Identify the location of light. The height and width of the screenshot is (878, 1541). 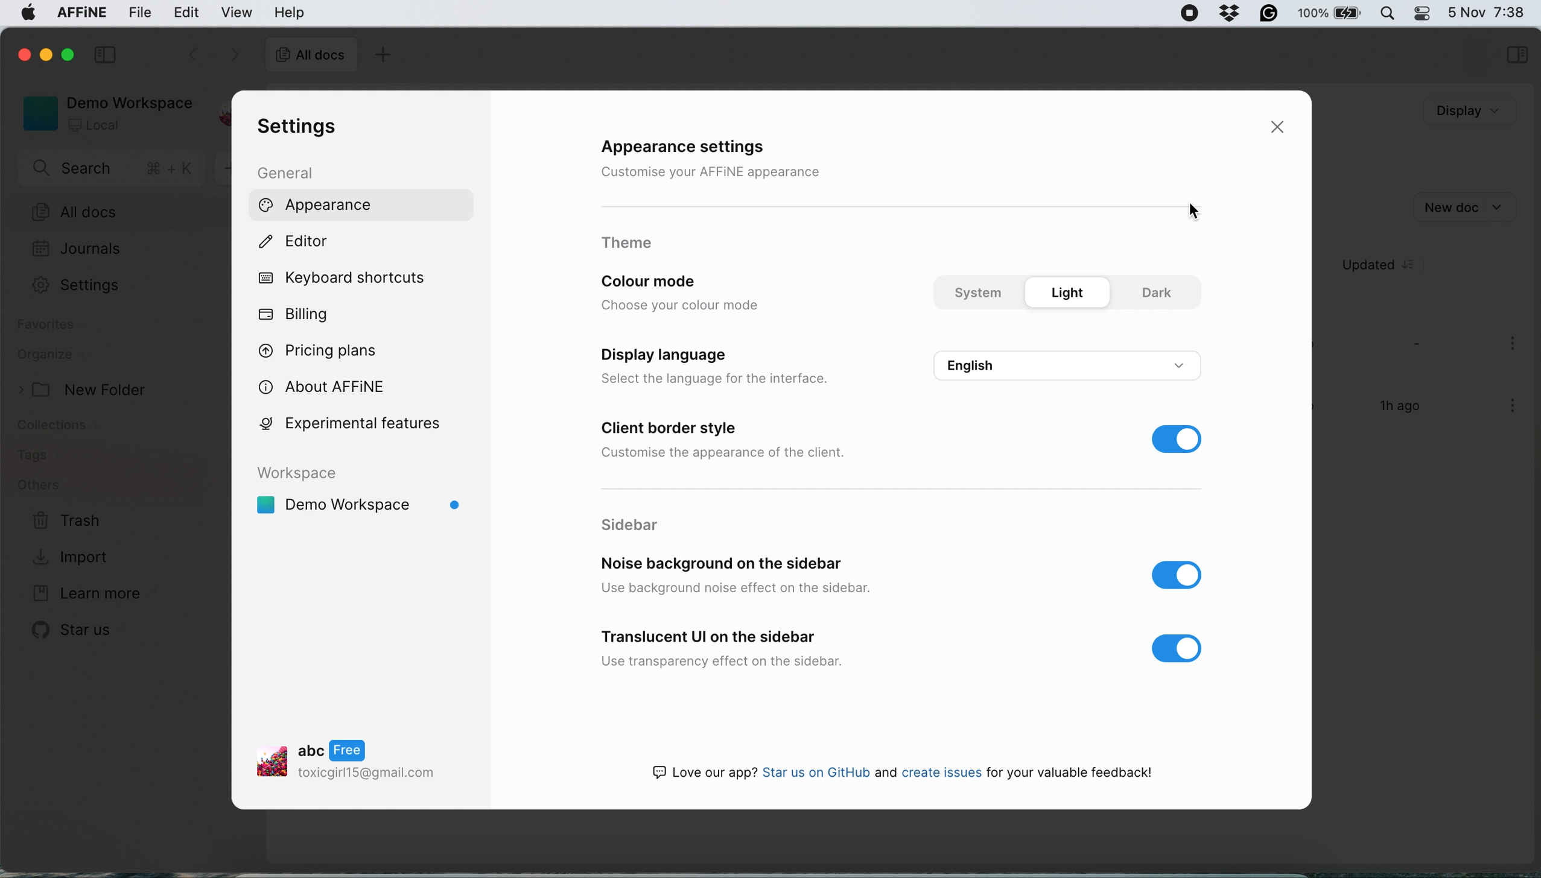
(1069, 293).